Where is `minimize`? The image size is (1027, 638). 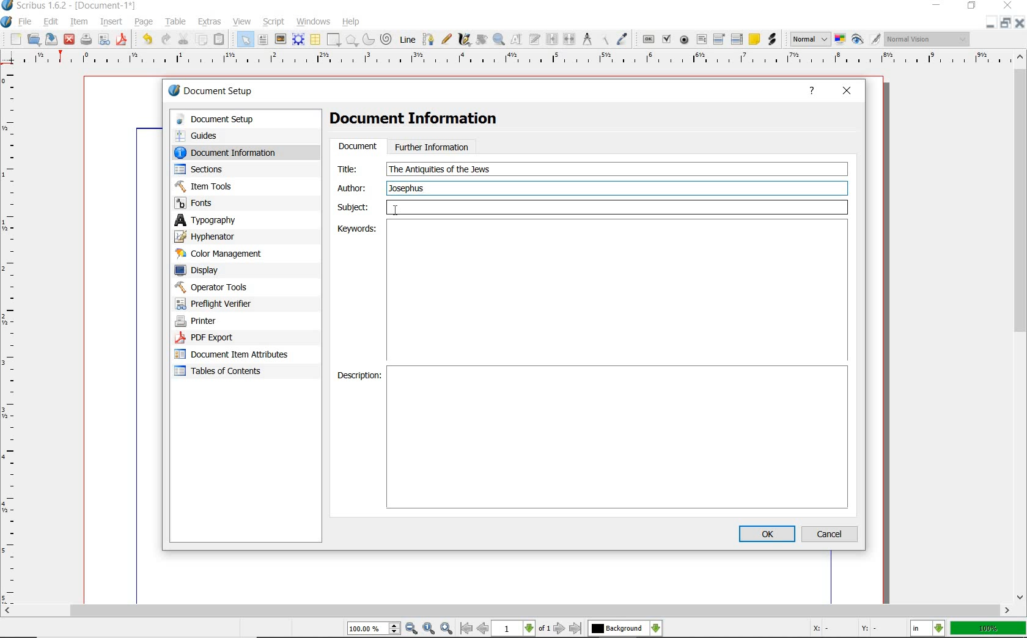
minimize is located at coordinates (992, 22).